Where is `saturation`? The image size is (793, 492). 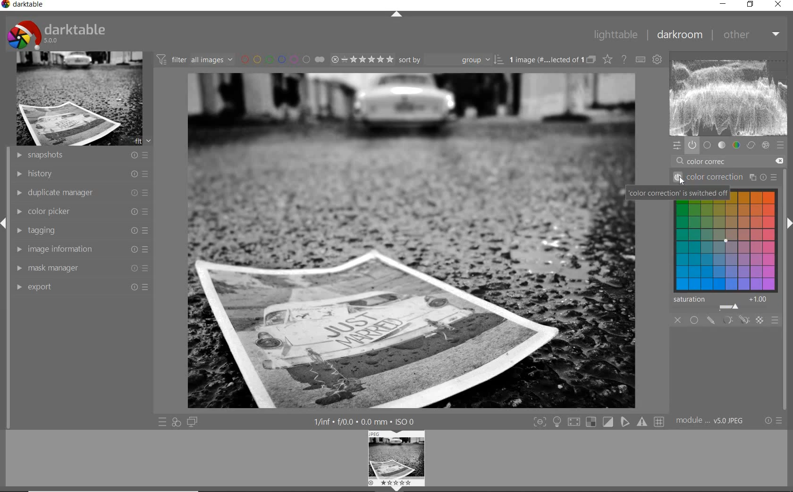 saturation is located at coordinates (723, 303).